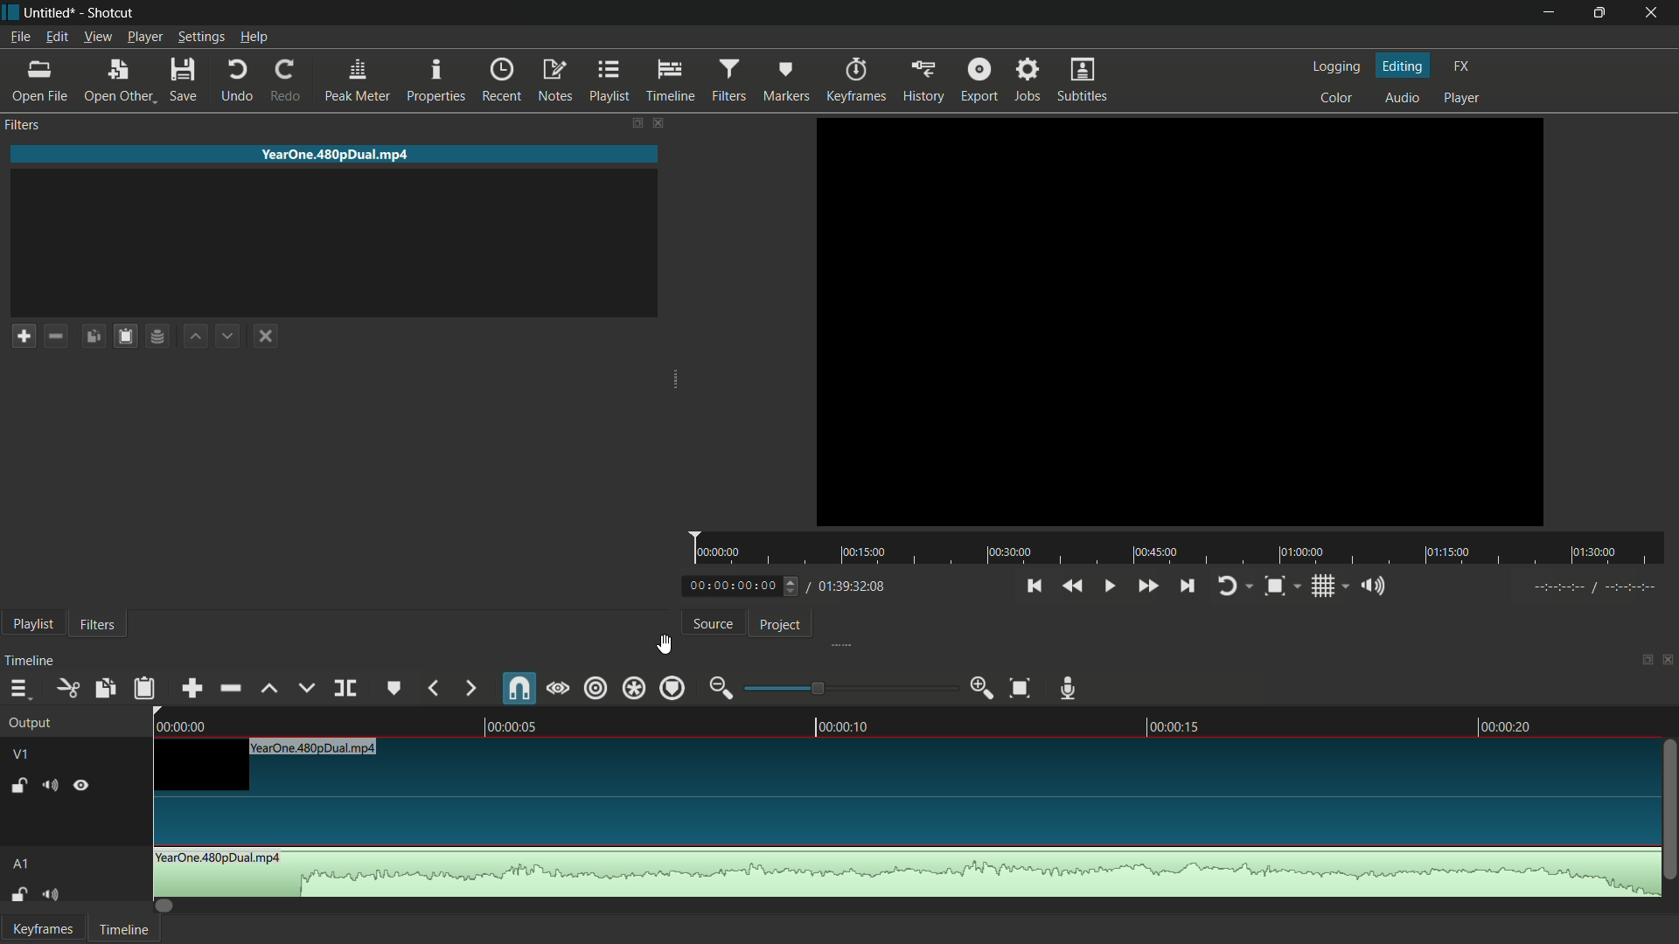 The width and height of the screenshot is (1679, 944). Describe the element at coordinates (106, 686) in the screenshot. I see `copy` at that location.